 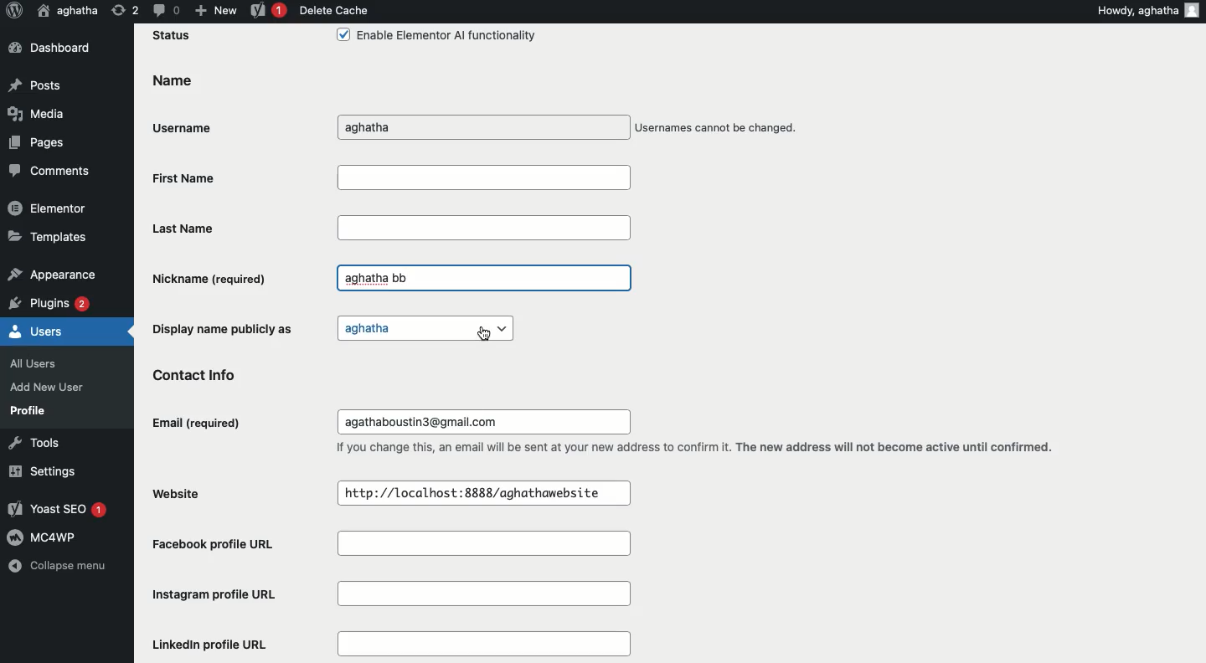 I want to click on Elementor, so click(x=49, y=207).